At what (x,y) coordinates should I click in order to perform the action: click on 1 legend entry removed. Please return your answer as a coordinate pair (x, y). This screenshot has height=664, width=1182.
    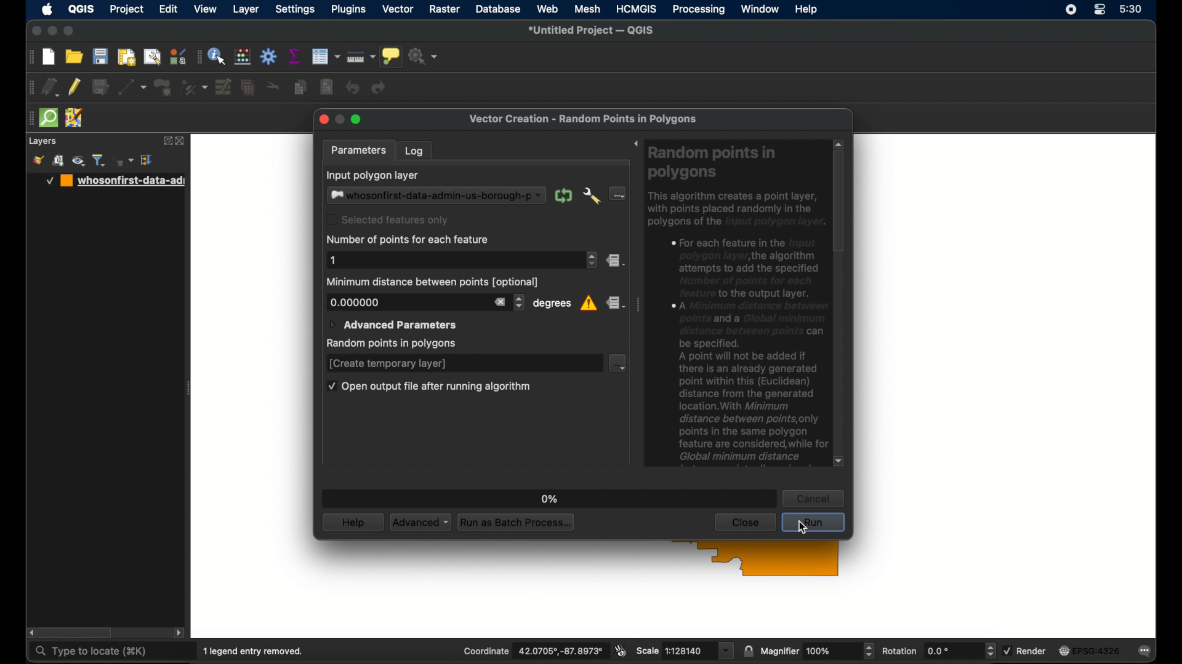
    Looking at the image, I should click on (253, 652).